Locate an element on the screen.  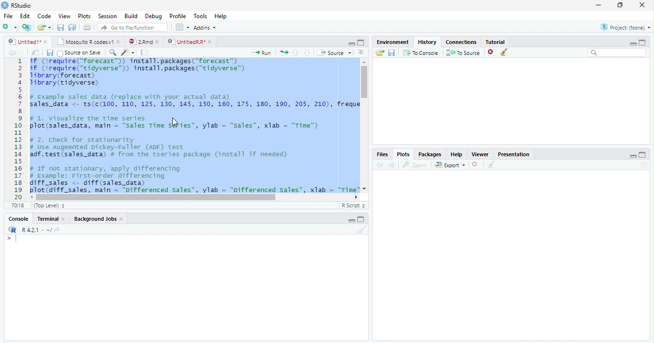
R Script is located at coordinates (353, 206).